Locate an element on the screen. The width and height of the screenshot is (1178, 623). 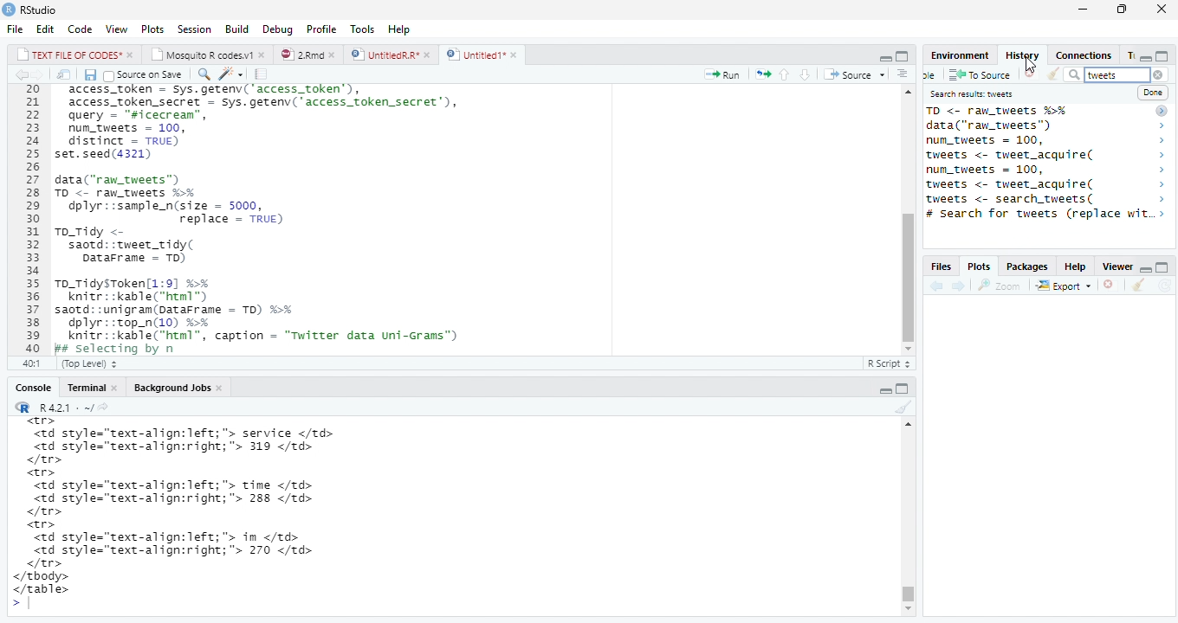
Build is located at coordinates (236, 28).